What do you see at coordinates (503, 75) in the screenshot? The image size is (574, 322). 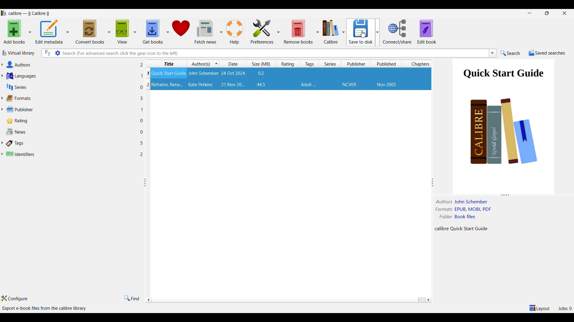 I see `Quick Start Guide` at bounding box center [503, 75].